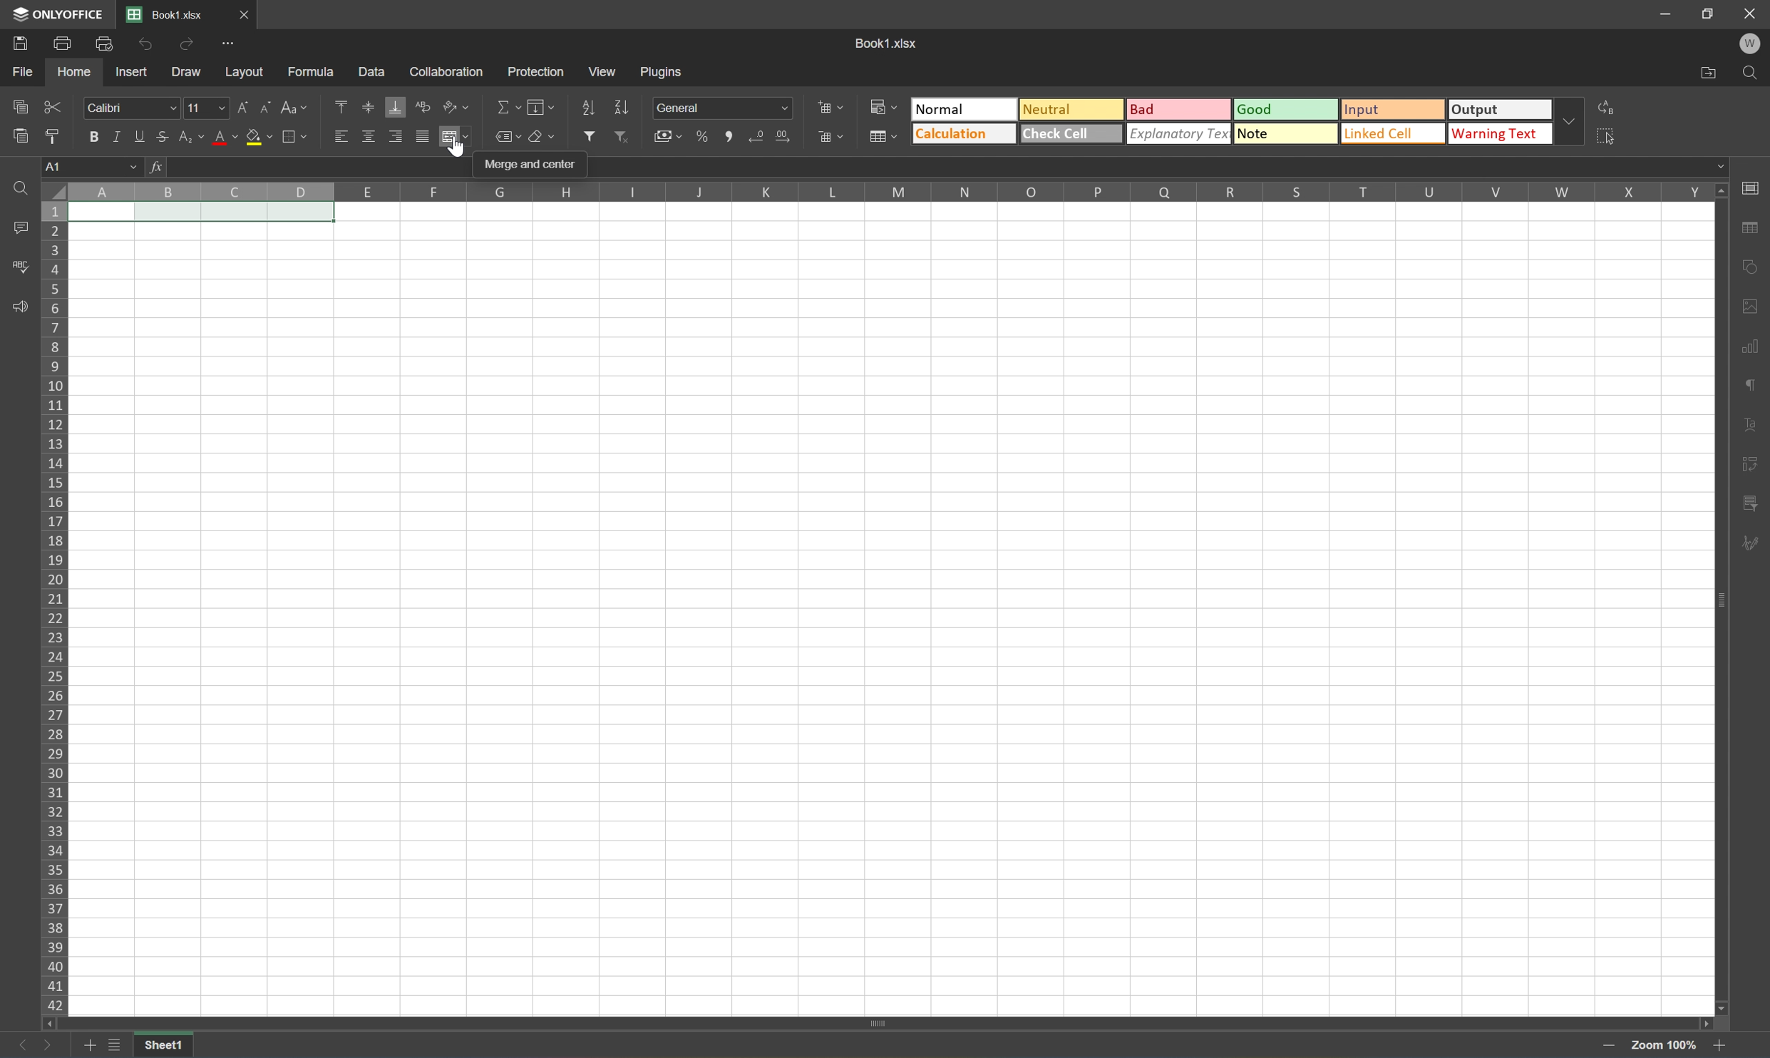 The image size is (1770, 1058). What do you see at coordinates (1754, 188) in the screenshot?
I see `Slide settings` at bounding box center [1754, 188].